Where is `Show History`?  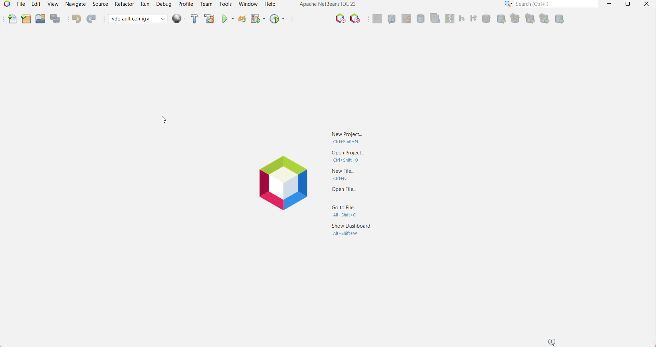 Show History is located at coordinates (391, 19).